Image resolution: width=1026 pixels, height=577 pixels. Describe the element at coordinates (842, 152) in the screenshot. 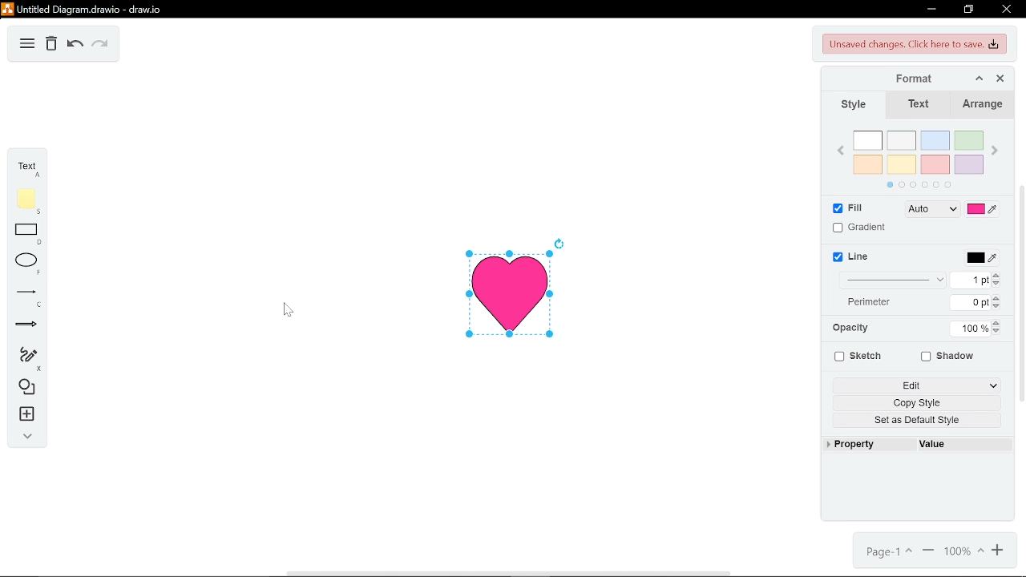

I see `previous` at that location.